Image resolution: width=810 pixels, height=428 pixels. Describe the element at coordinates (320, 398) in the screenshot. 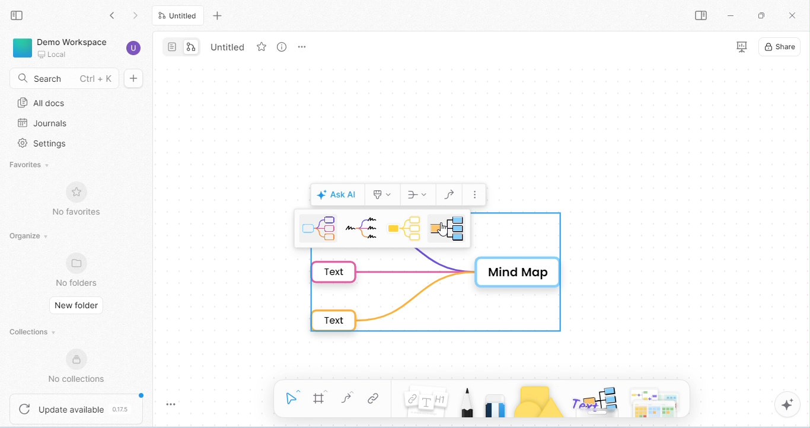

I see `frame` at that location.